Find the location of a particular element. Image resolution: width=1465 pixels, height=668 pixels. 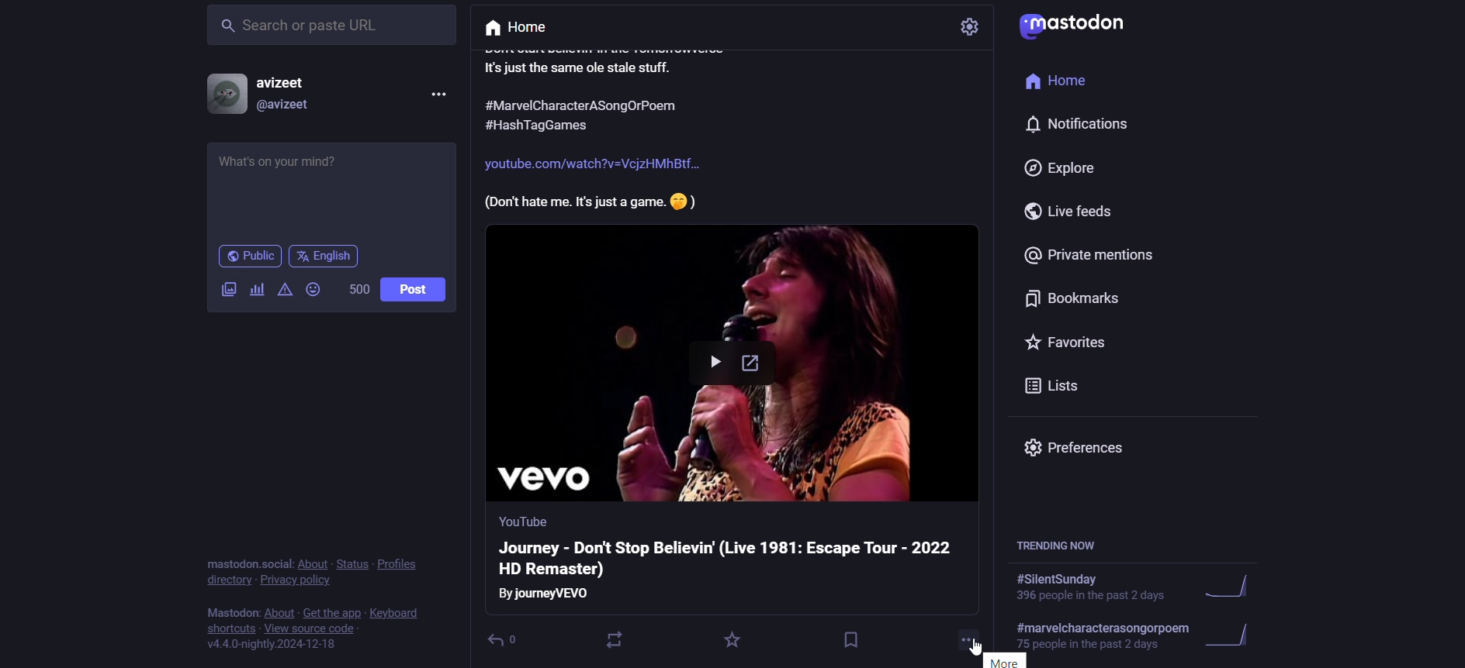

language is located at coordinates (326, 257).